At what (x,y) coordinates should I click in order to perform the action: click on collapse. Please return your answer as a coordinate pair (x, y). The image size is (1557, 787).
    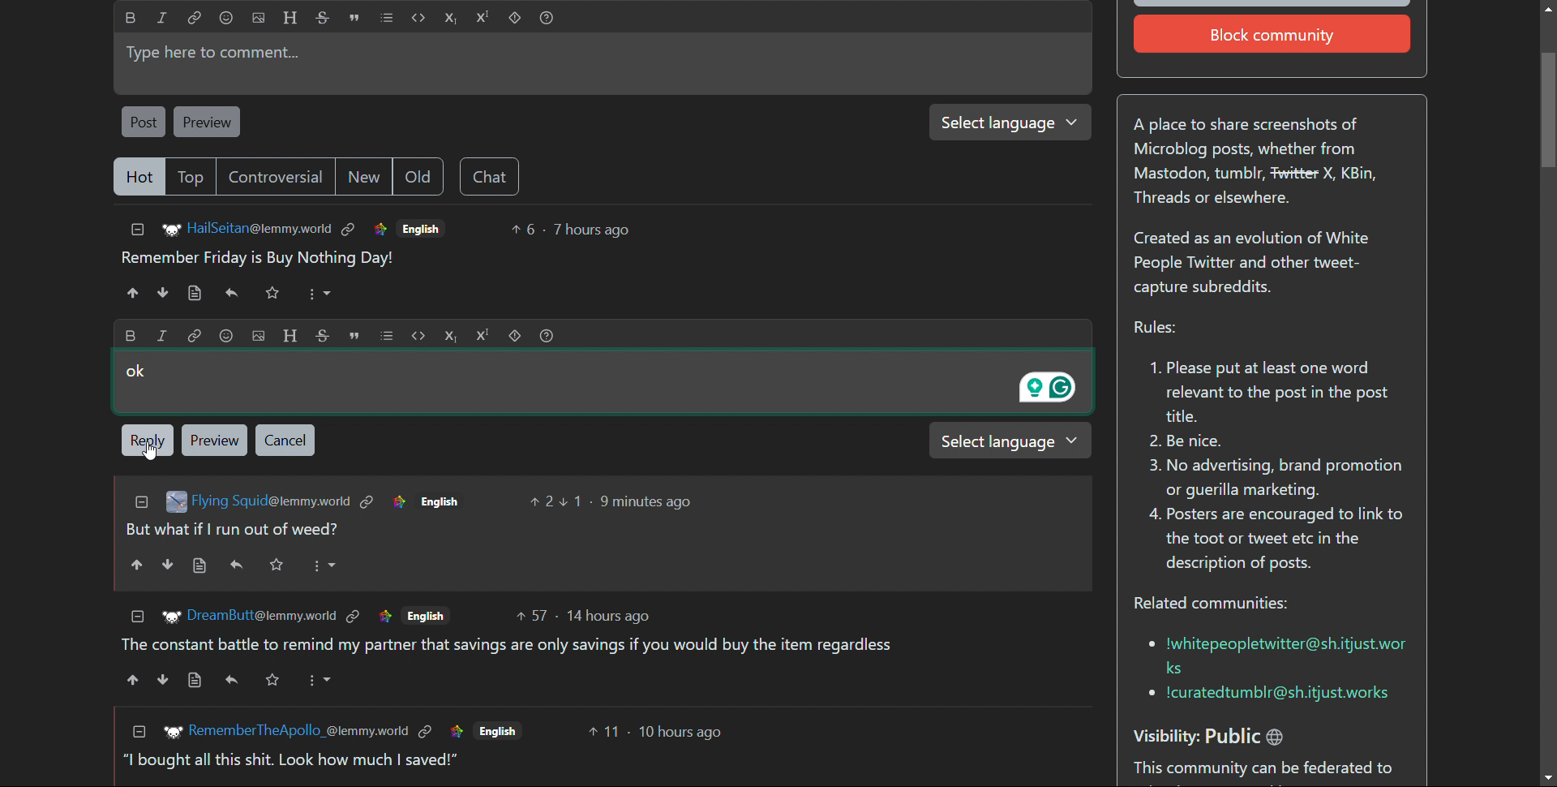
    Looking at the image, I should click on (137, 230).